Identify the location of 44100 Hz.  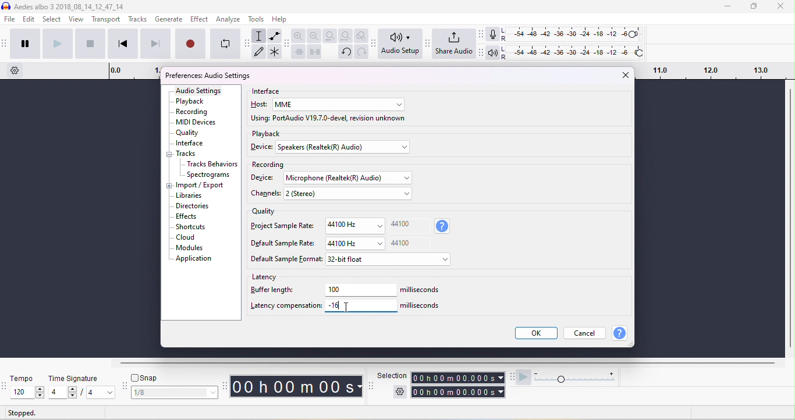
(356, 243).